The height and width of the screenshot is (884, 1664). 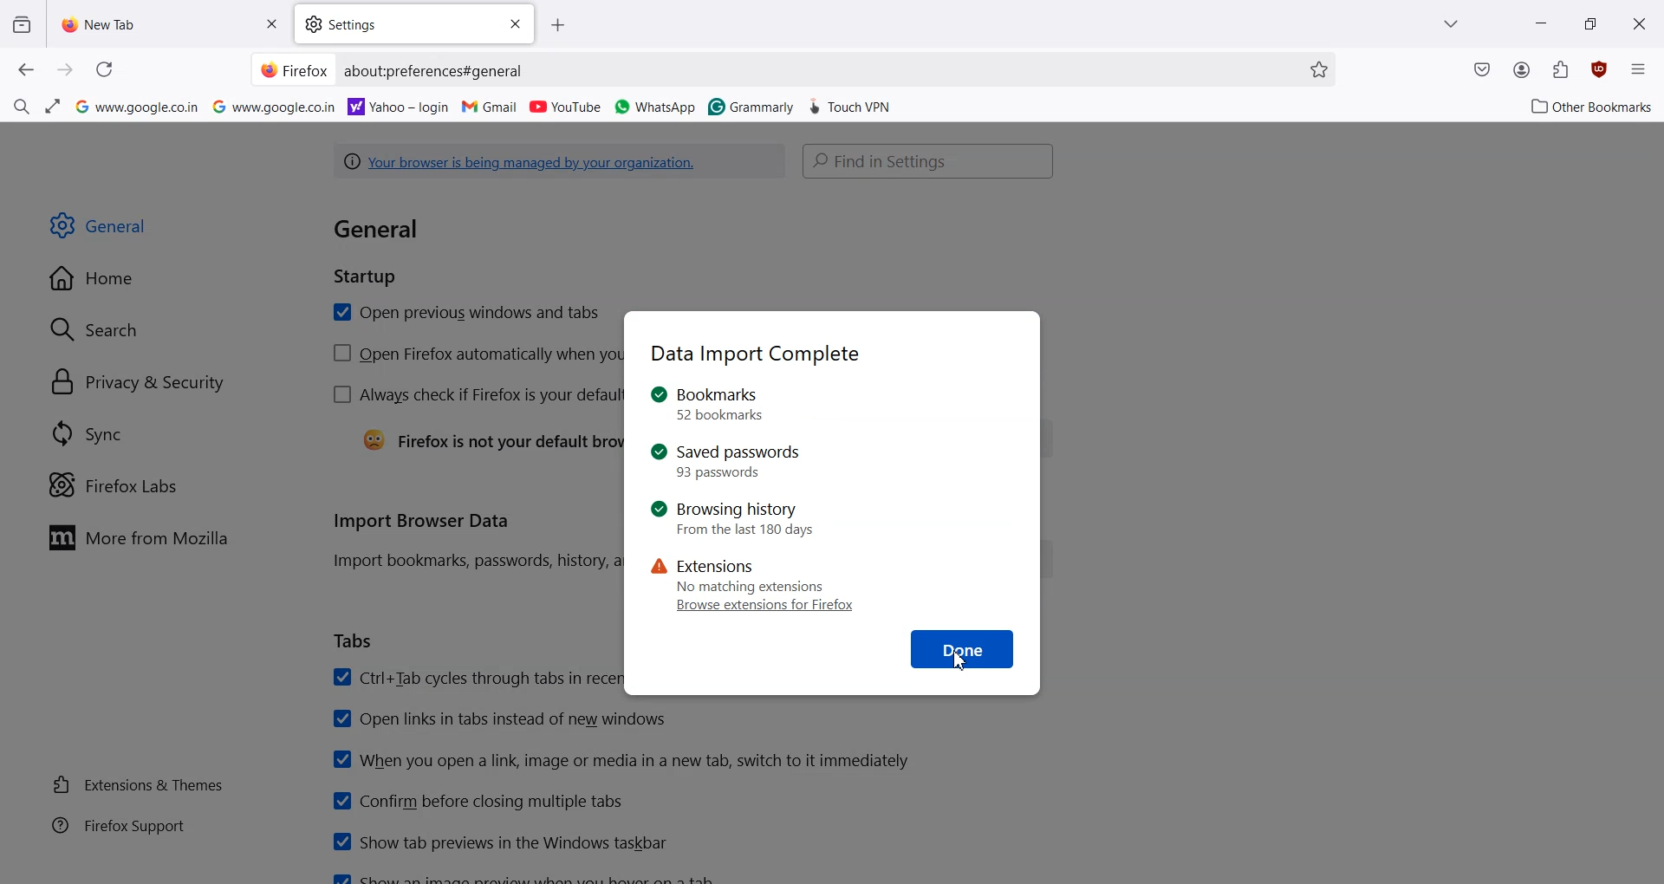 I want to click on Firefox Support, so click(x=119, y=825).